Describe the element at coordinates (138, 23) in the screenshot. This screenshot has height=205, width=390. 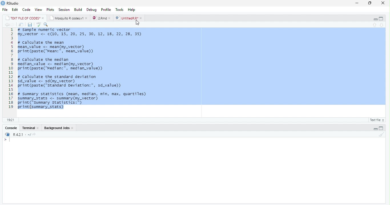
I see `cursor` at that location.